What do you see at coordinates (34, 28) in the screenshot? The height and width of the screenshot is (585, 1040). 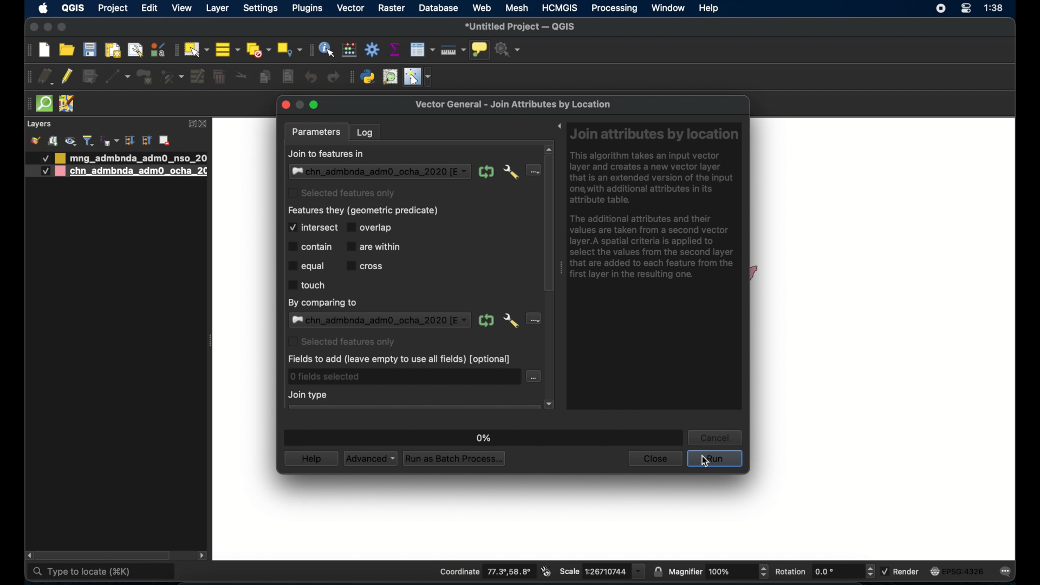 I see `close` at bounding box center [34, 28].